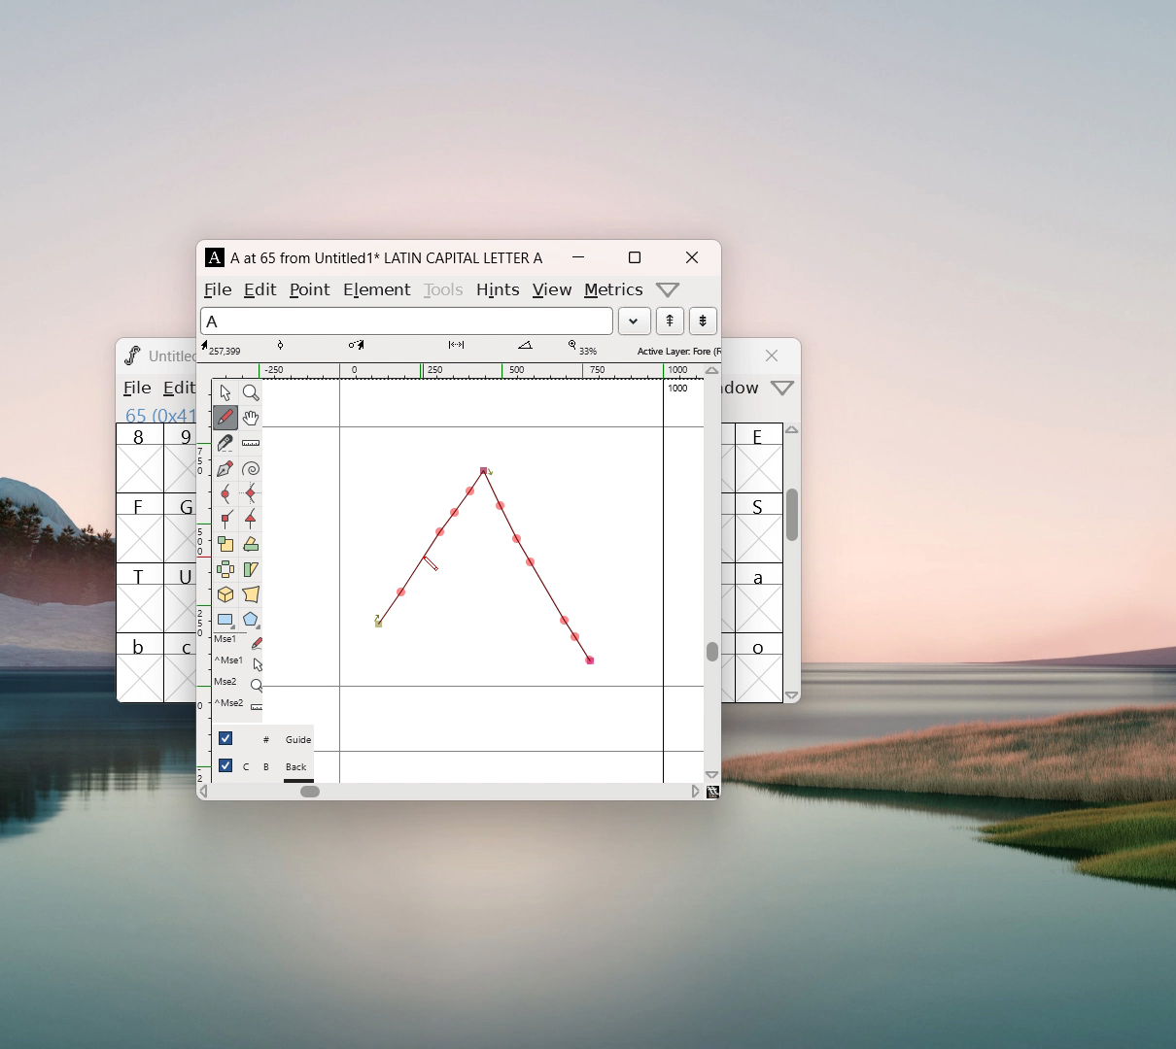 The image size is (1176, 1049). What do you see at coordinates (203, 579) in the screenshot?
I see `vertical ruler` at bounding box center [203, 579].